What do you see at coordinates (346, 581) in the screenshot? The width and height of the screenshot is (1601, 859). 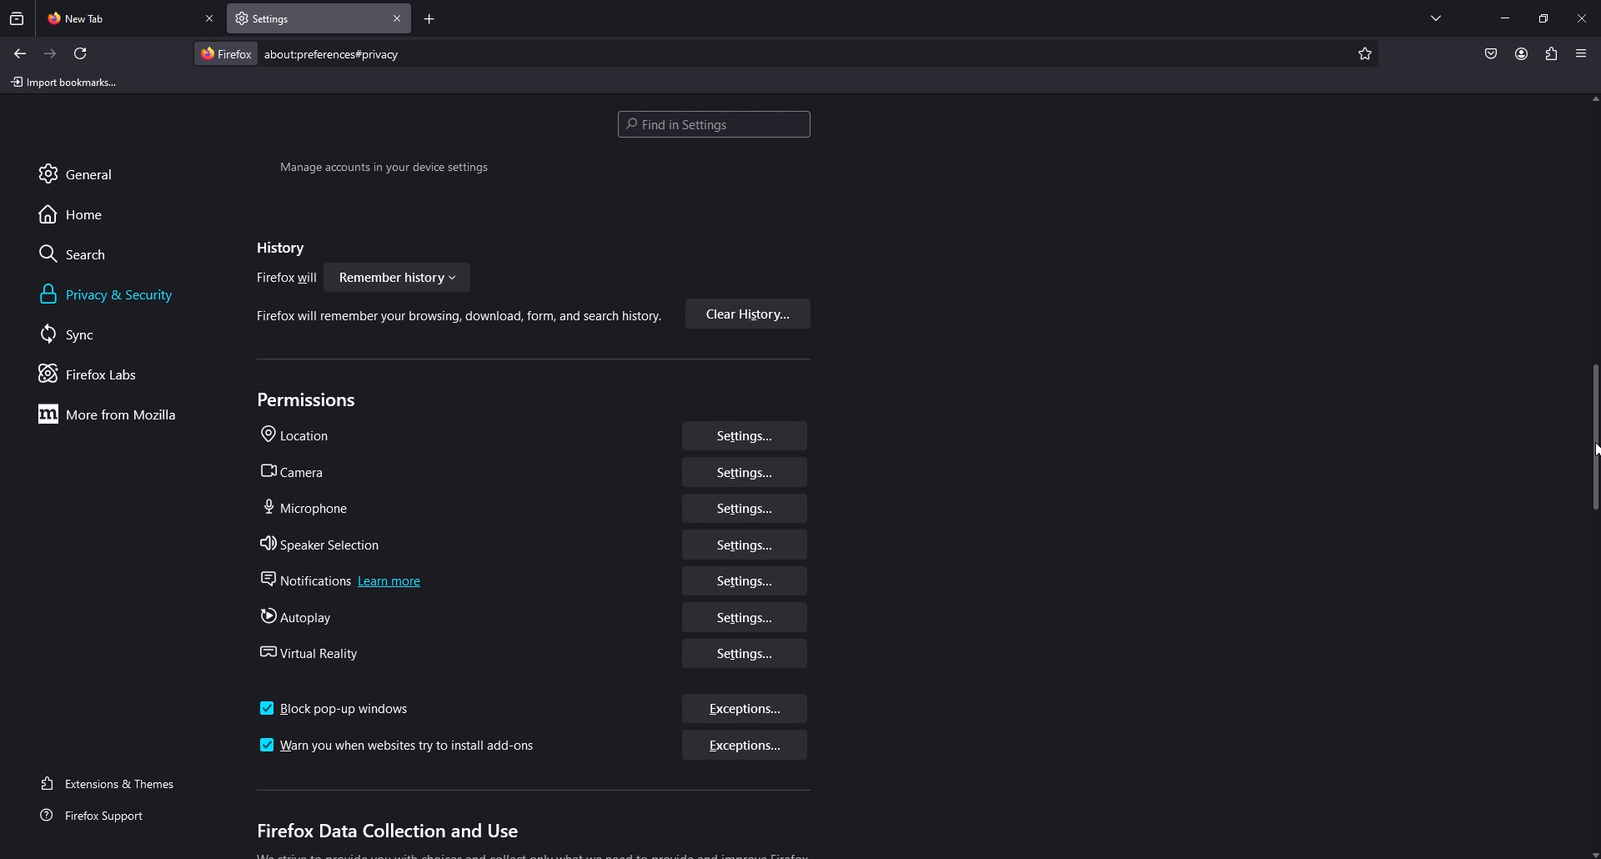 I see `notifications` at bounding box center [346, 581].